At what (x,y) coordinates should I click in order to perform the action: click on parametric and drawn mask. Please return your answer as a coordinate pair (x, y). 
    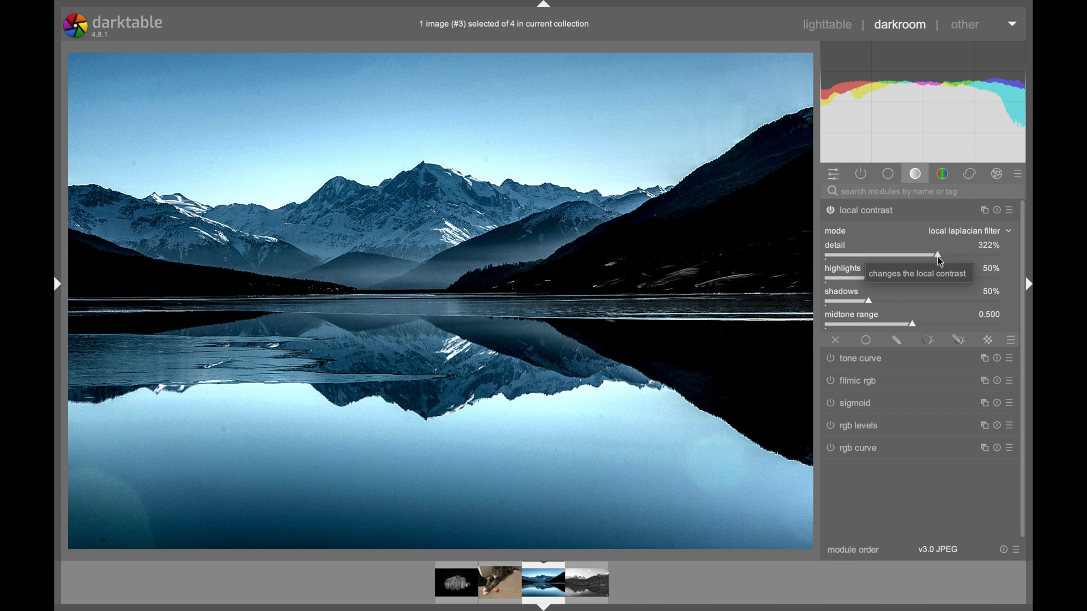
    Looking at the image, I should click on (958, 339).